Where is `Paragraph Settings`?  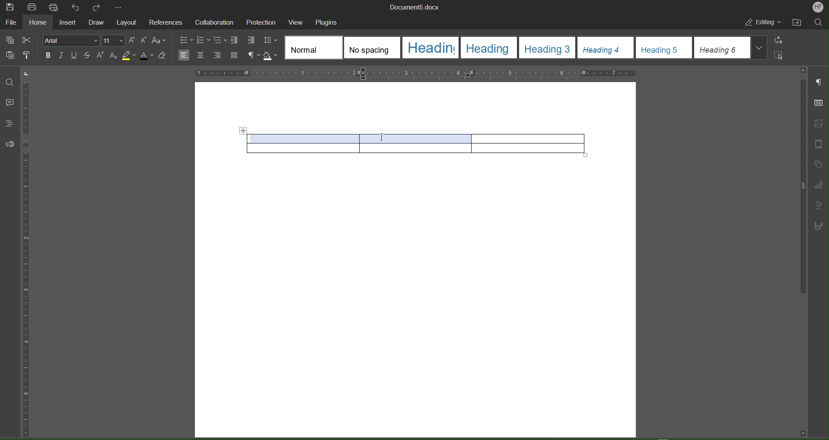
Paragraph Settings is located at coordinates (819, 83).